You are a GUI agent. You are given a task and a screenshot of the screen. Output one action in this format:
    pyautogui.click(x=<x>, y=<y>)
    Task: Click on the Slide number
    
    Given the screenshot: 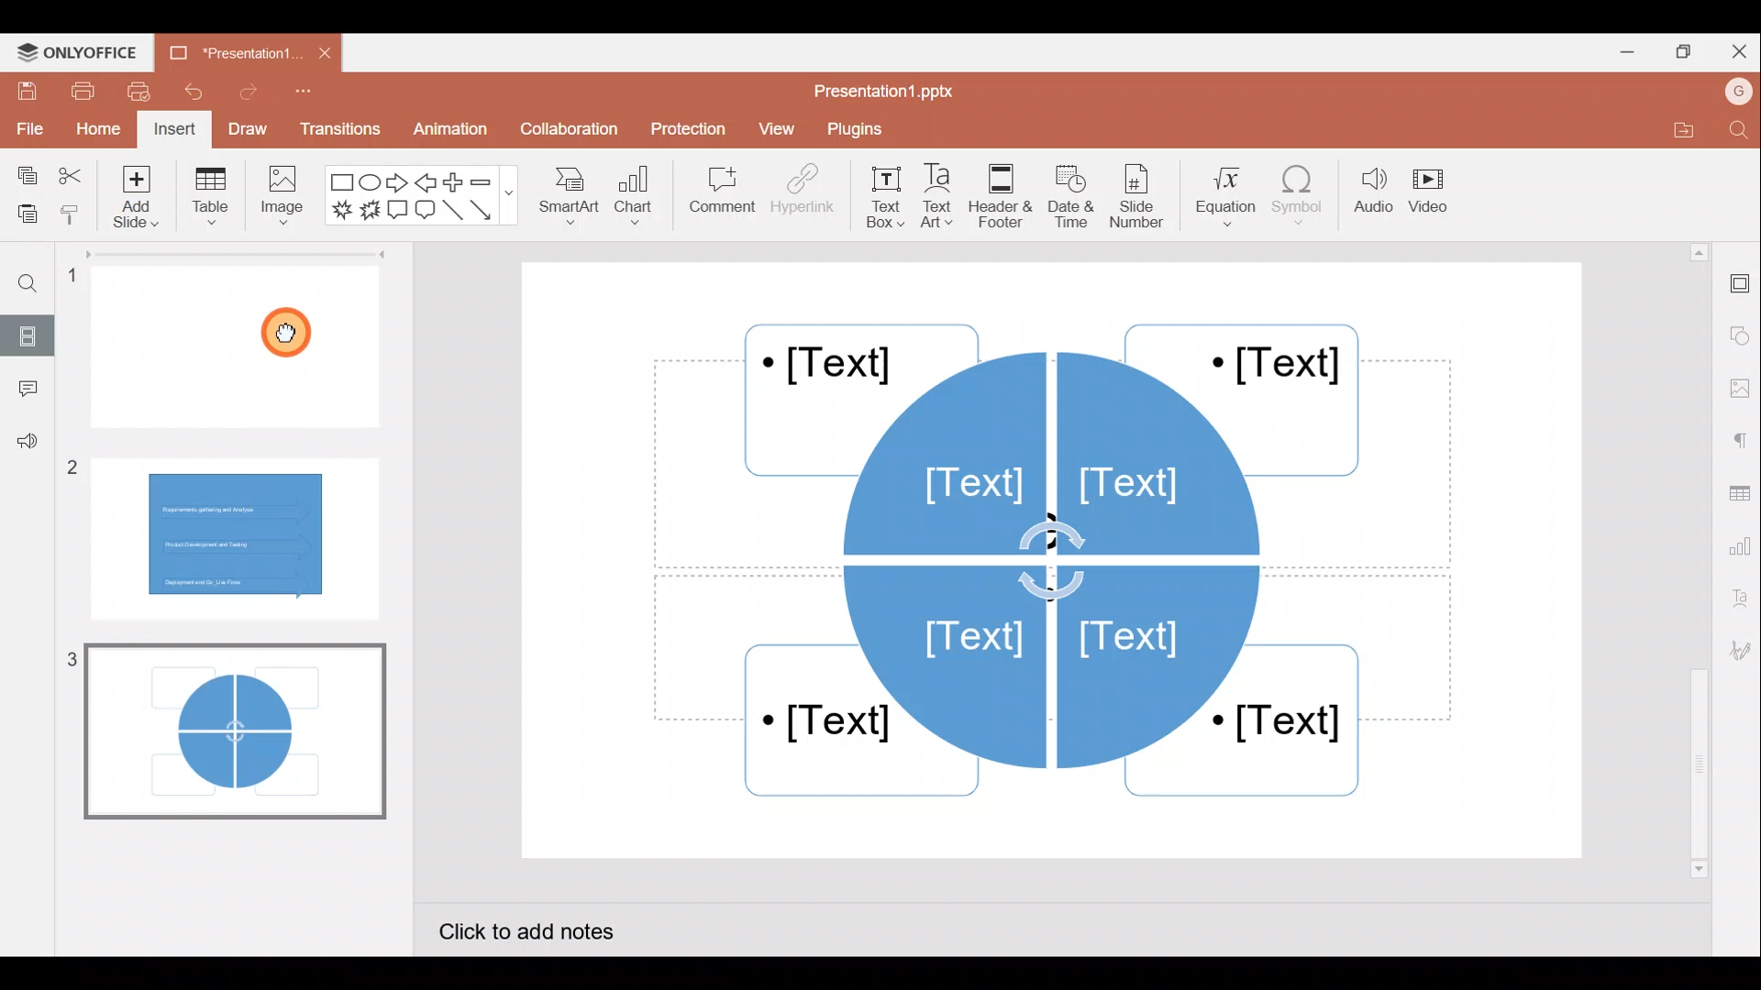 What is the action you would take?
    pyautogui.click(x=1143, y=196)
    